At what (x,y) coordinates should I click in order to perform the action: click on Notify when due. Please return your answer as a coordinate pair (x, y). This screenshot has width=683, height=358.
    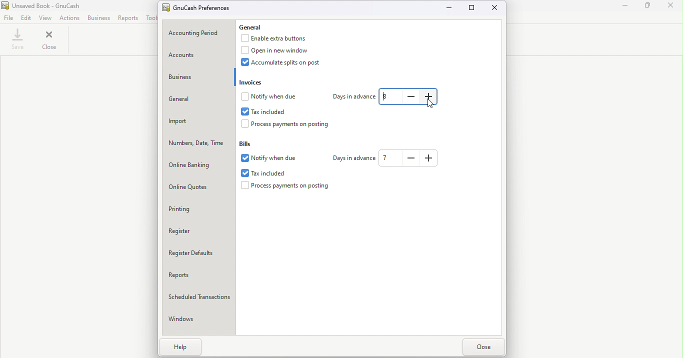
    Looking at the image, I should click on (270, 96).